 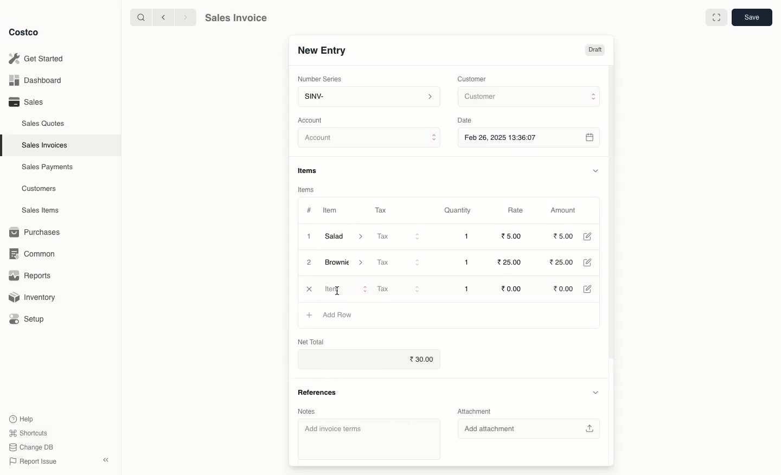 What do you see at coordinates (236, 19) in the screenshot?
I see `Sales Invoice` at bounding box center [236, 19].